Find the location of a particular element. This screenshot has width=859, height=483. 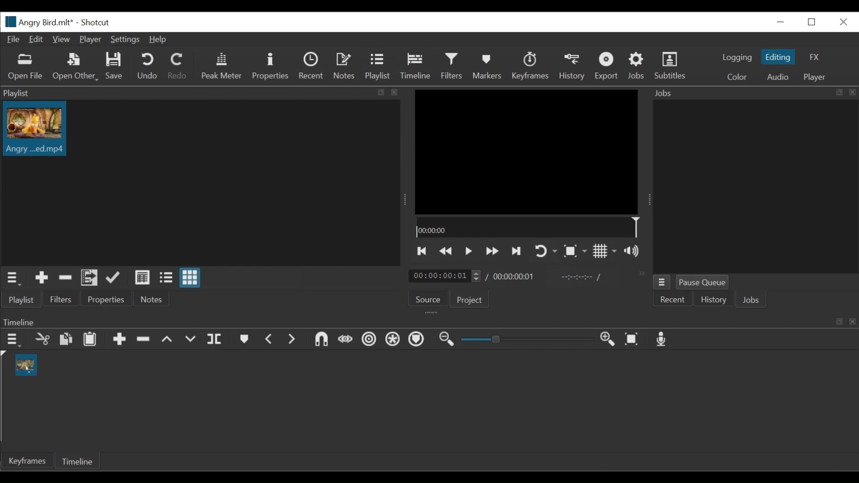

Zoom slider is located at coordinates (530, 339).